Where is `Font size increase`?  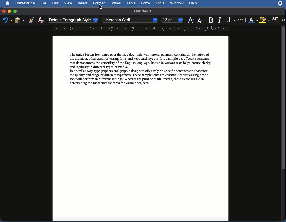
Font size increase is located at coordinates (190, 20).